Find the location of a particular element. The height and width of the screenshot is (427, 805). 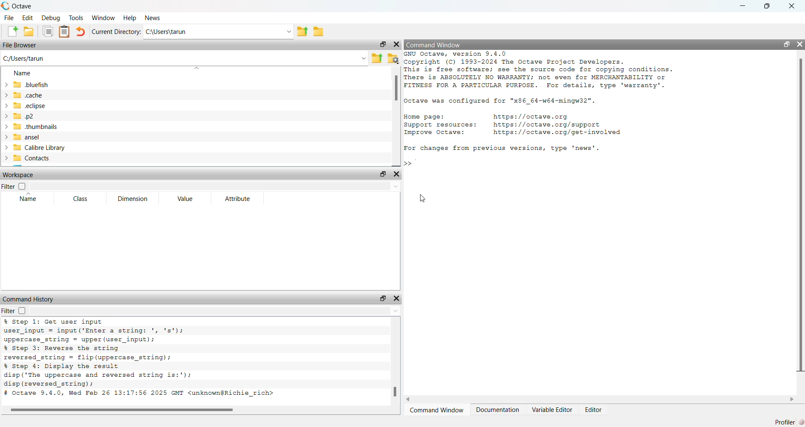

configuration of octave is located at coordinates (500, 102).